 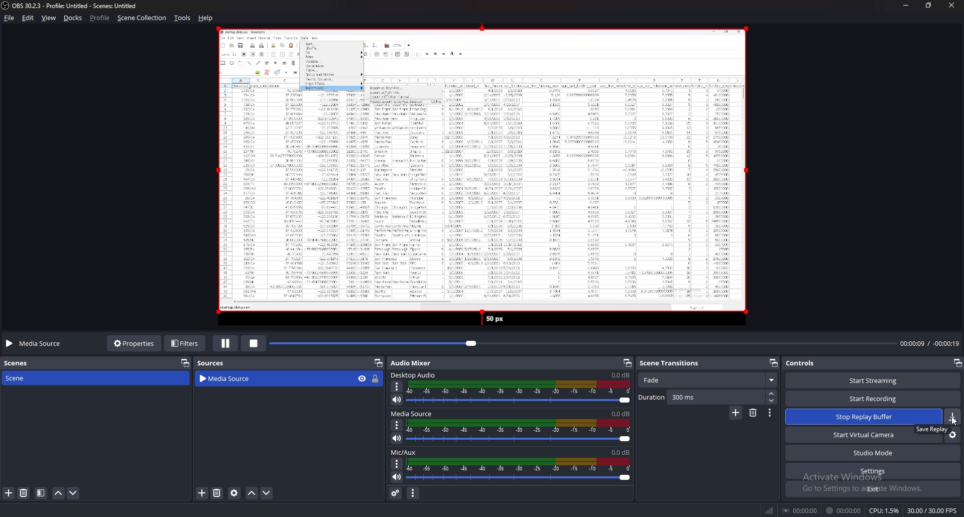 What do you see at coordinates (29, 18) in the screenshot?
I see `edit` at bounding box center [29, 18].